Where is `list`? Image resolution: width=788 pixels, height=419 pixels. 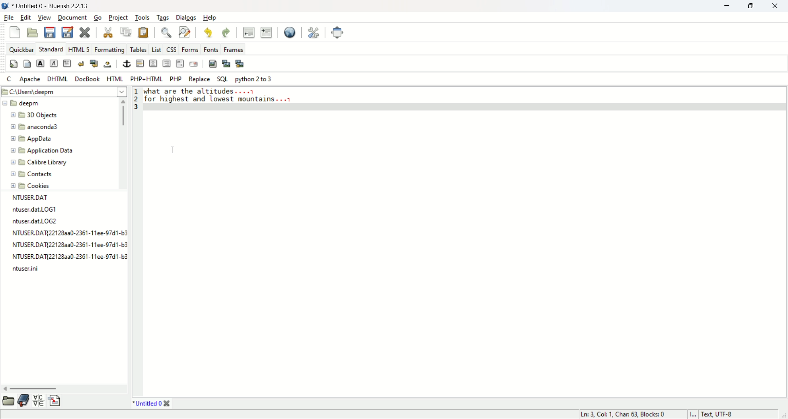 list is located at coordinates (156, 48).